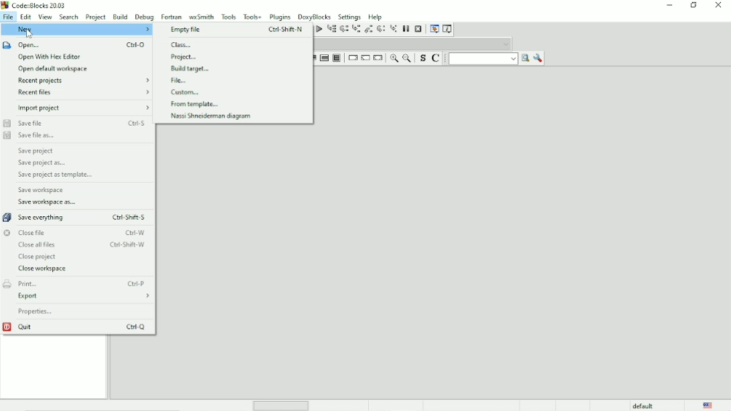 This screenshot has width=731, height=411. What do you see at coordinates (228, 16) in the screenshot?
I see `Tools` at bounding box center [228, 16].